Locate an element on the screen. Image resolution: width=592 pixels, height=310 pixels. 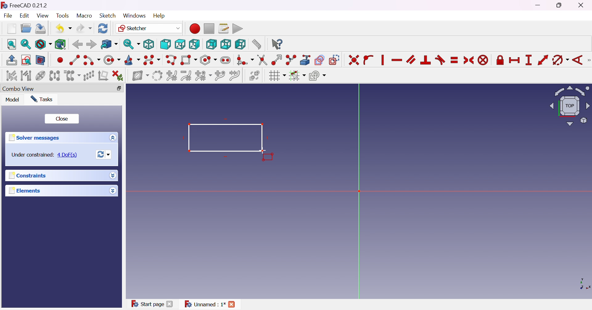
FreeCAD 0.21.2 is located at coordinates (24, 4).